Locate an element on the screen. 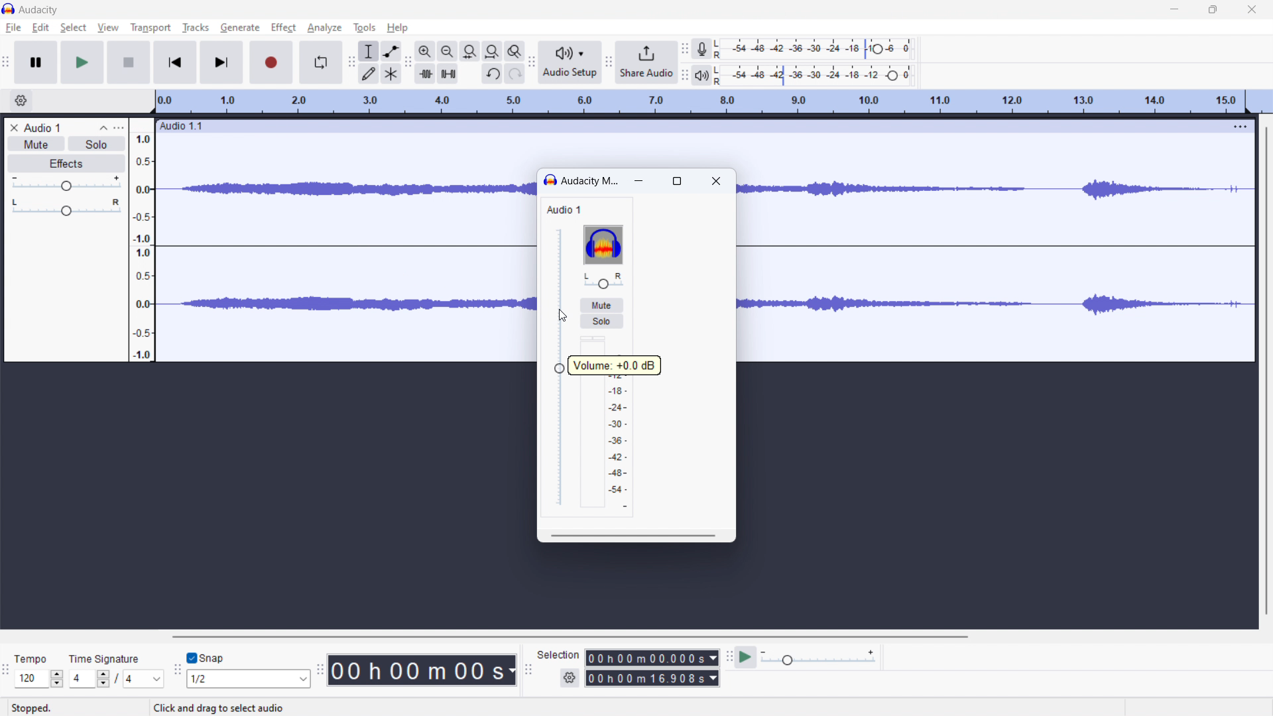  settings is located at coordinates (569, 677).